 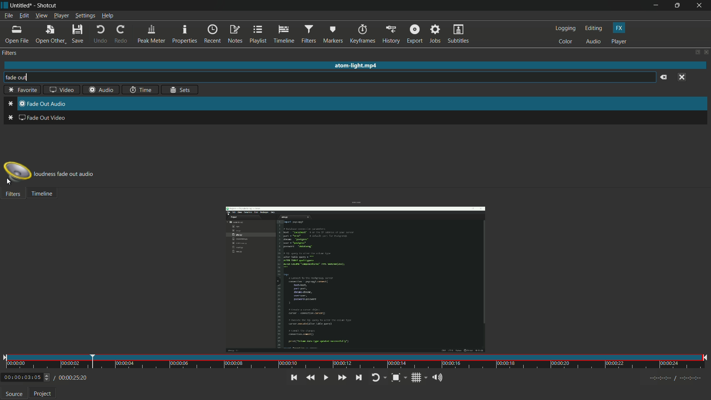 What do you see at coordinates (12, 194) in the screenshot?
I see `filters` at bounding box center [12, 194].